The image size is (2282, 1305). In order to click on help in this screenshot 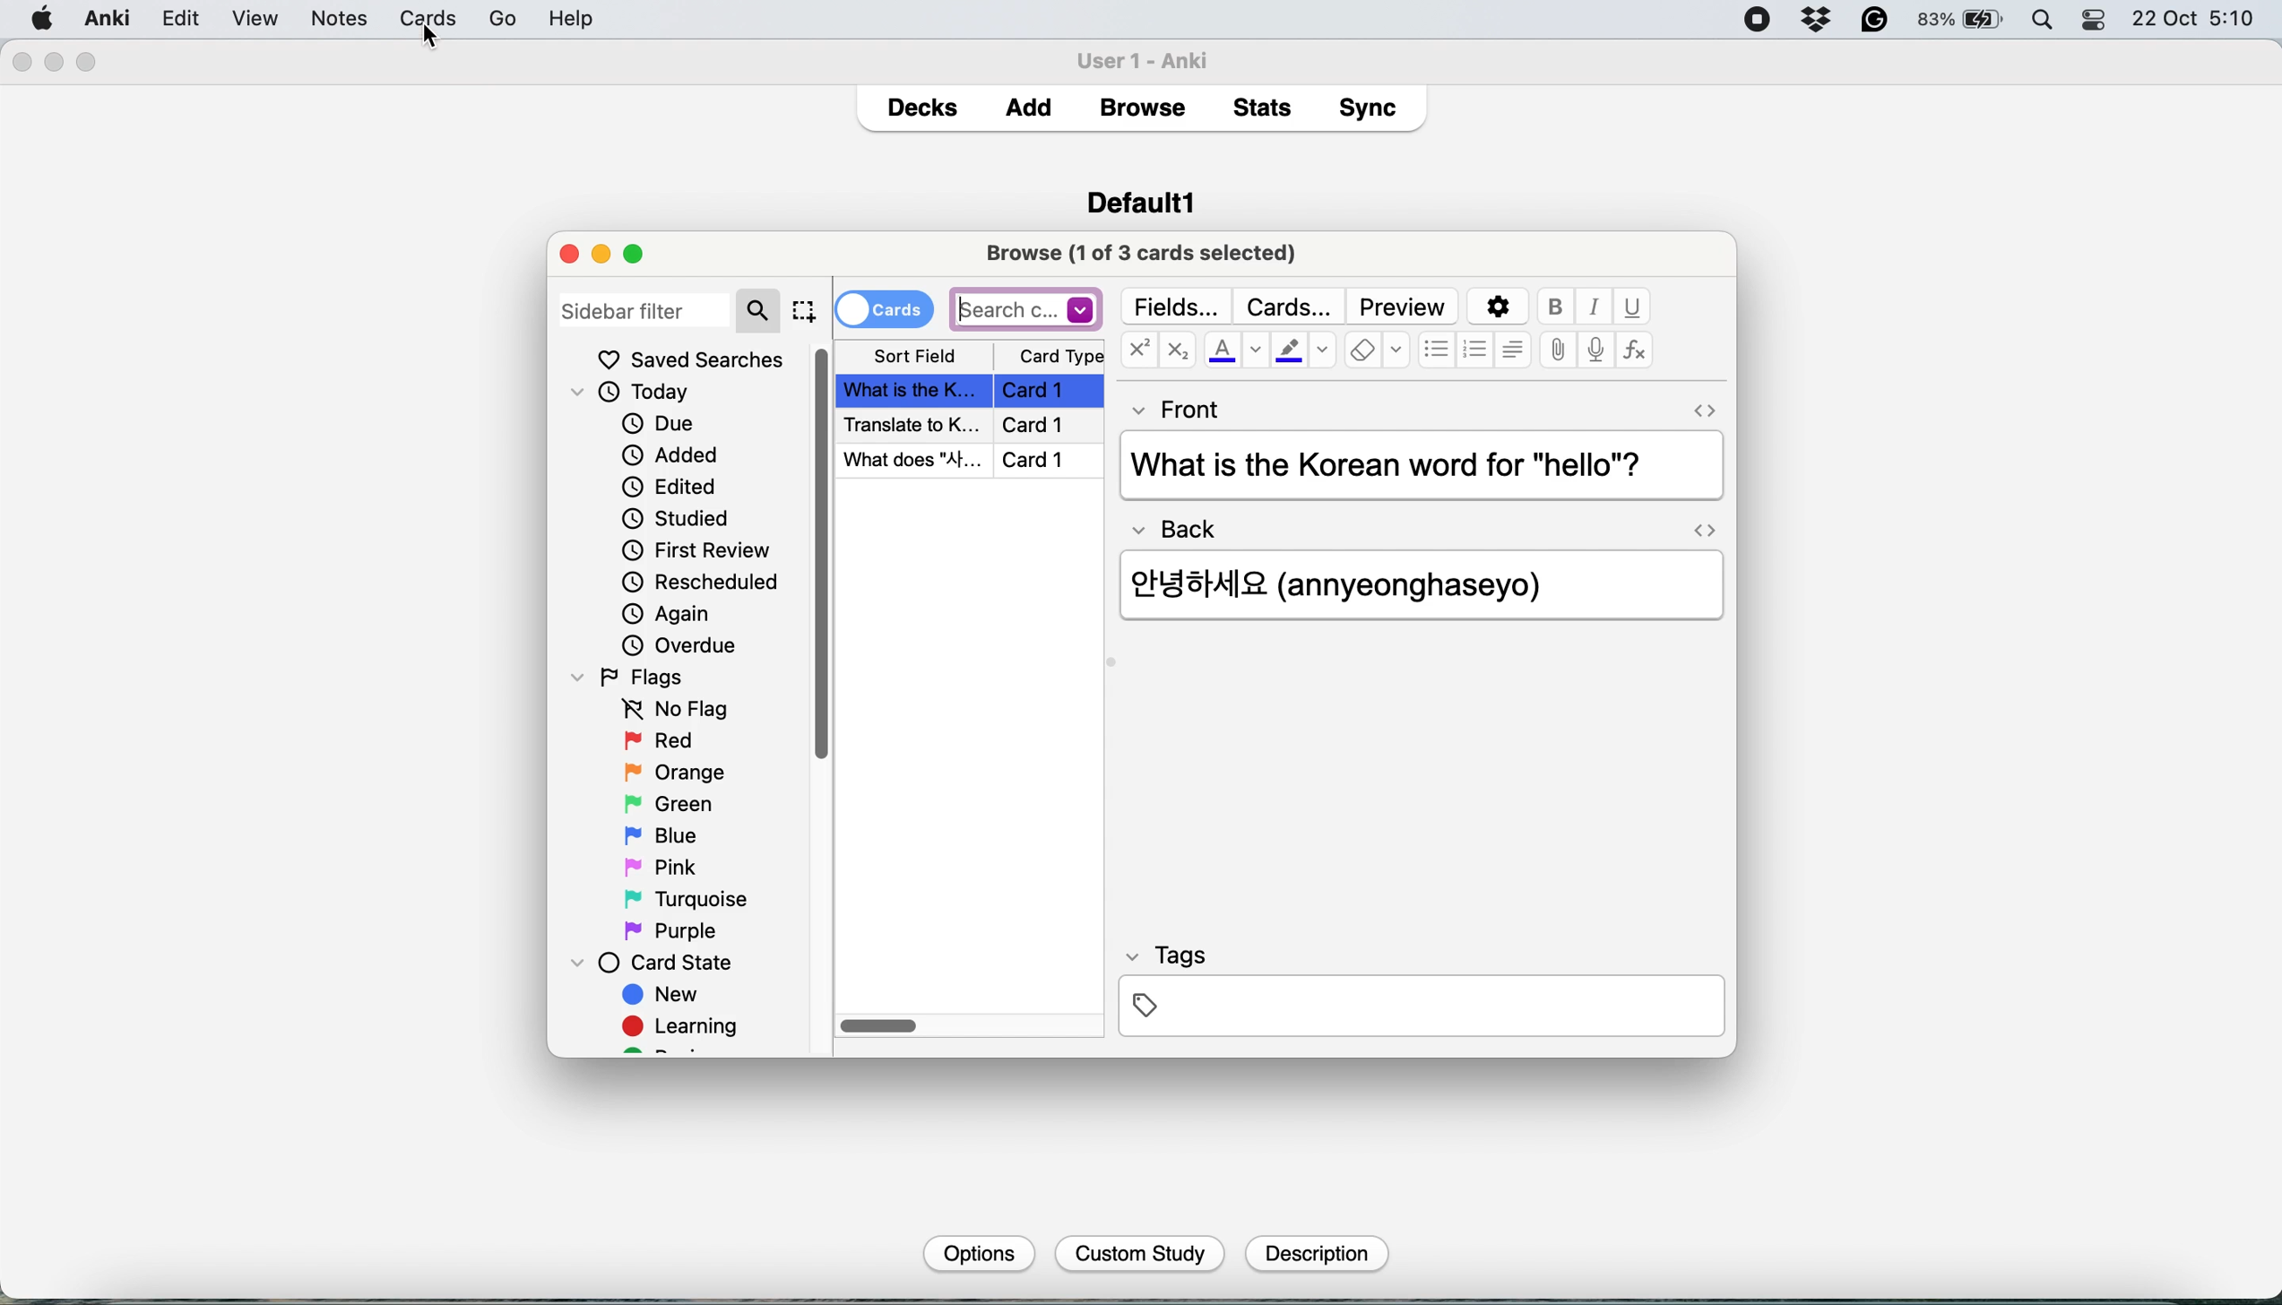, I will do `click(484, 18)`.